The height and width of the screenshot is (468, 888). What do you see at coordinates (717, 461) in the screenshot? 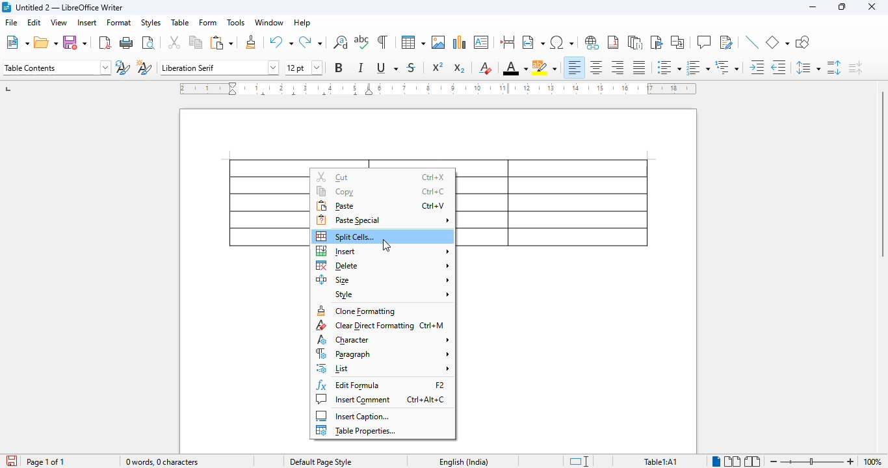
I see `single-page view` at bounding box center [717, 461].